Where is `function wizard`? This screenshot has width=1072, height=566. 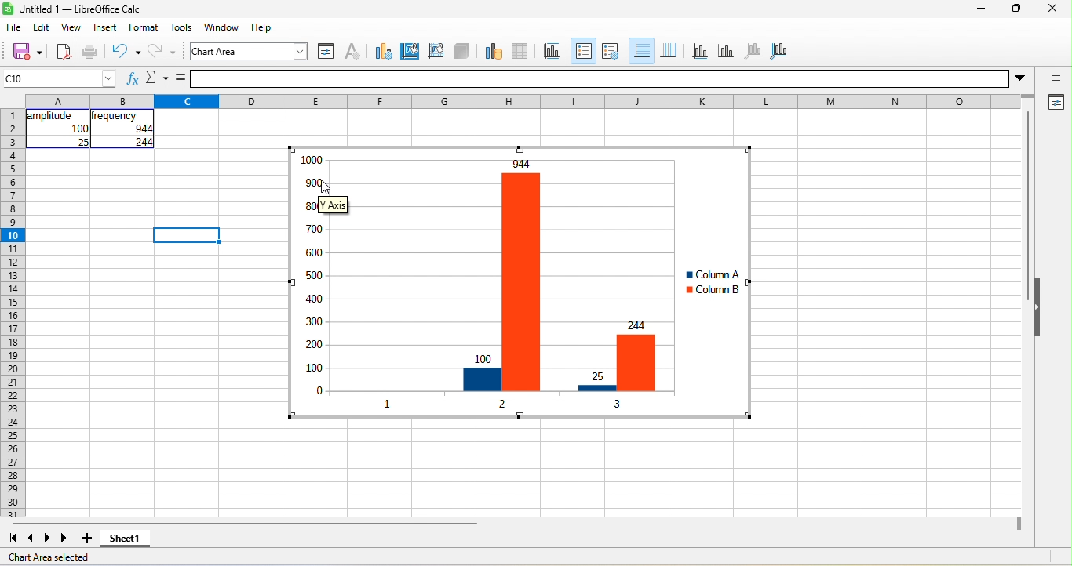 function wizard is located at coordinates (131, 81).